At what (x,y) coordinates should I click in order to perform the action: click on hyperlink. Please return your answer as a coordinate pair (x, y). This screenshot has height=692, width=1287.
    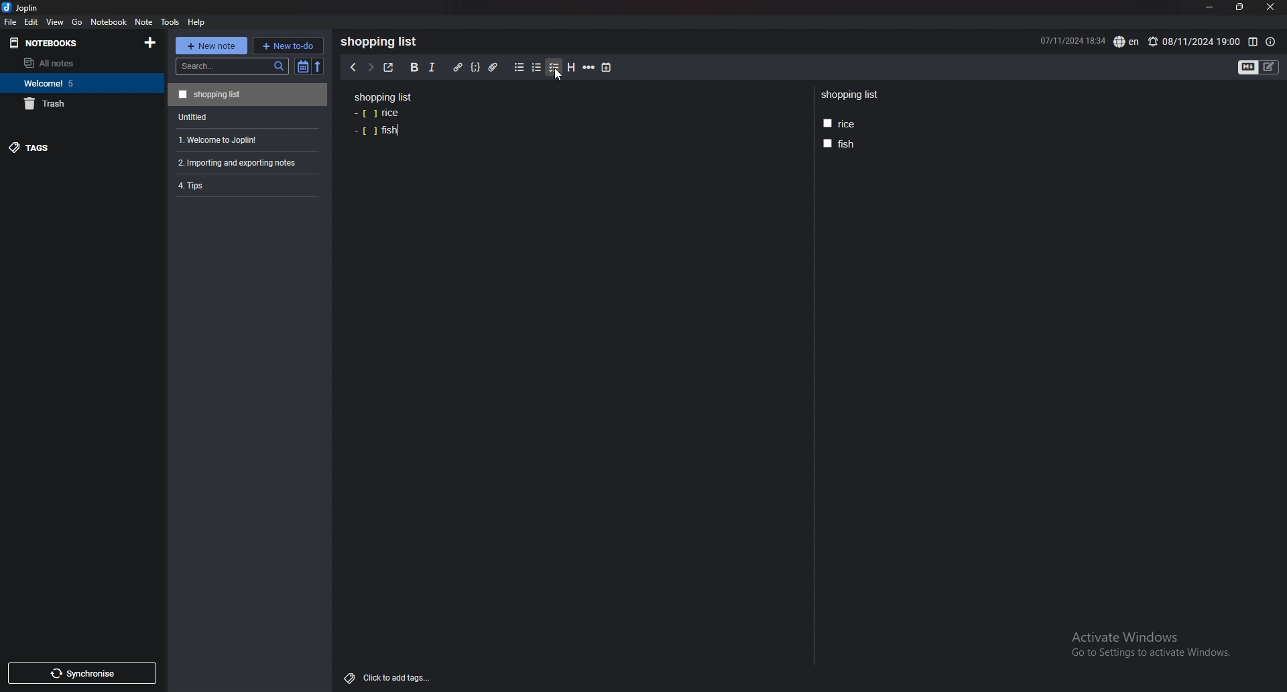
    Looking at the image, I should click on (458, 68).